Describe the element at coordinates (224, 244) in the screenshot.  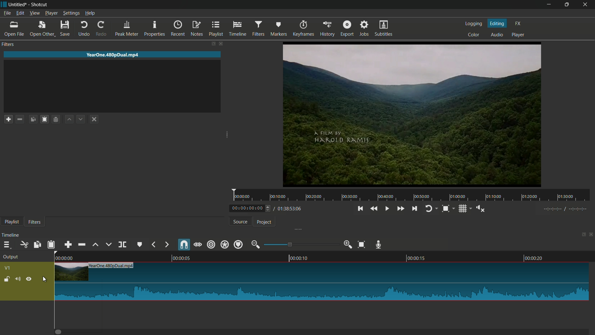
I see `ripple all tracks` at that location.